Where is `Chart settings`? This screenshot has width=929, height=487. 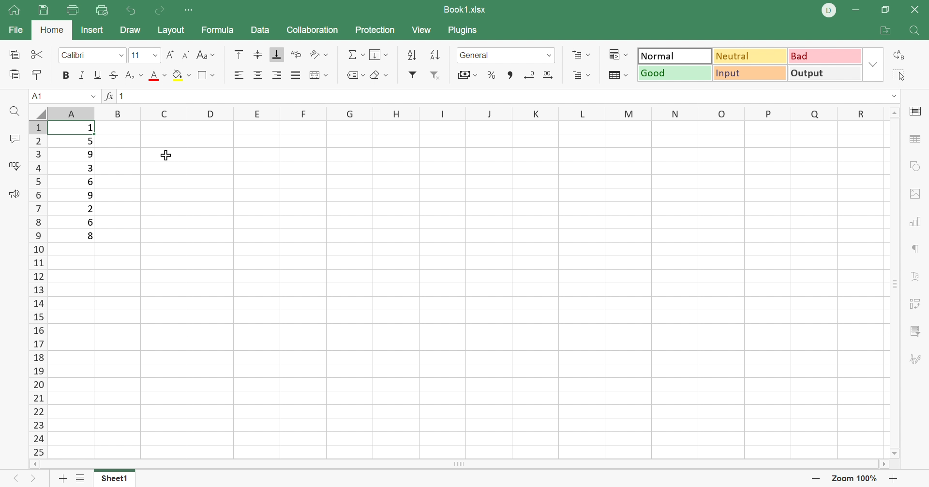 Chart settings is located at coordinates (915, 223).